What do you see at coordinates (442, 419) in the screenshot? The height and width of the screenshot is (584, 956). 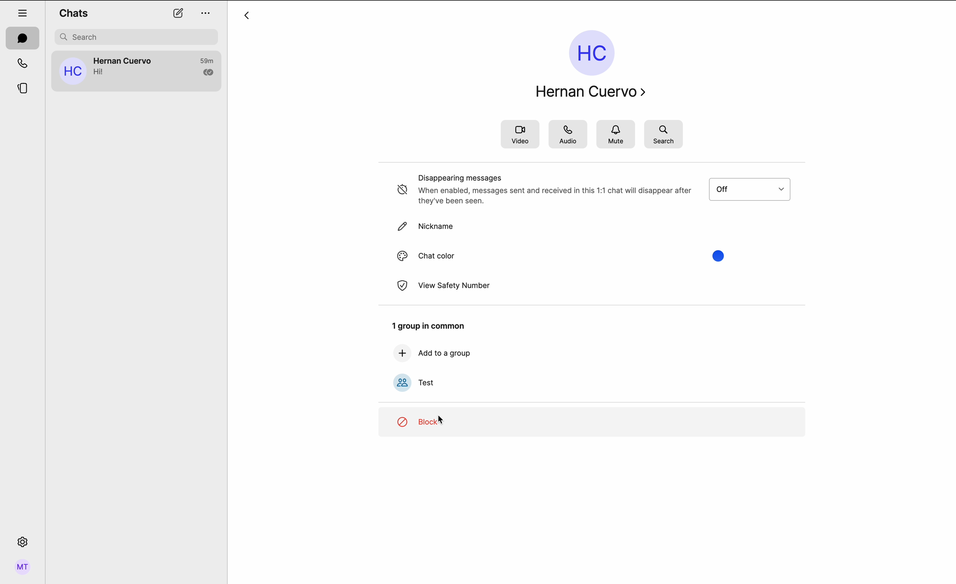 I see `cursor` at bounding box center [442, 419].